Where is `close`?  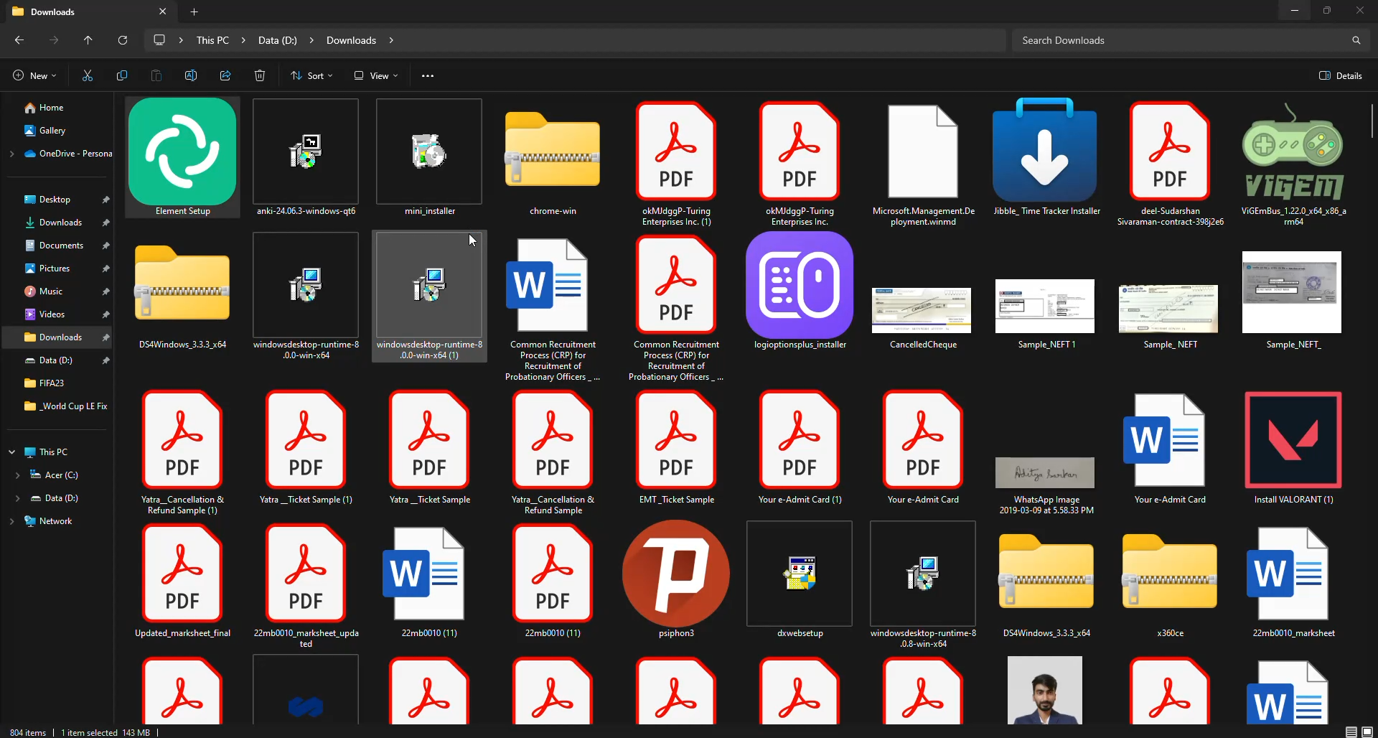
close is located at coordinates (1361, 10).